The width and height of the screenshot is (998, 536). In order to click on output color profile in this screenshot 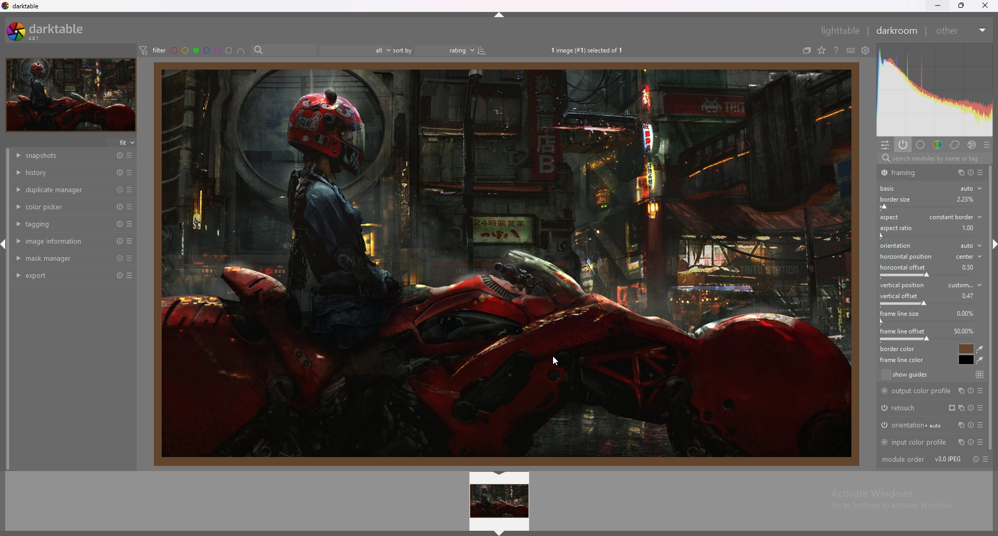, I will do `click(932, 391)`.